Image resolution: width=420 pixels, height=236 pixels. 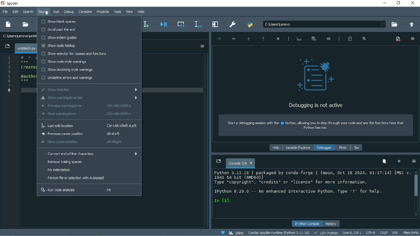 I want to click on Edit, so click(x=15, y=12).